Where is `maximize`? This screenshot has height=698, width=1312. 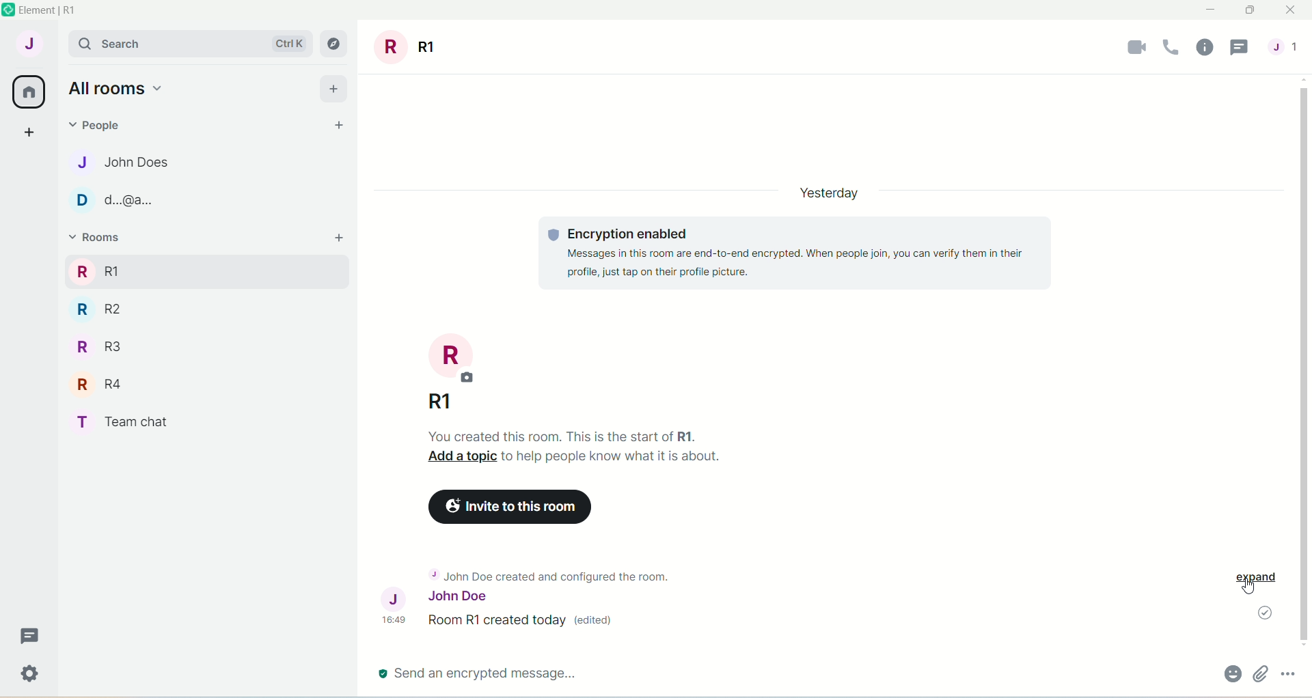
maximize is located at coordinates (1252, 10).